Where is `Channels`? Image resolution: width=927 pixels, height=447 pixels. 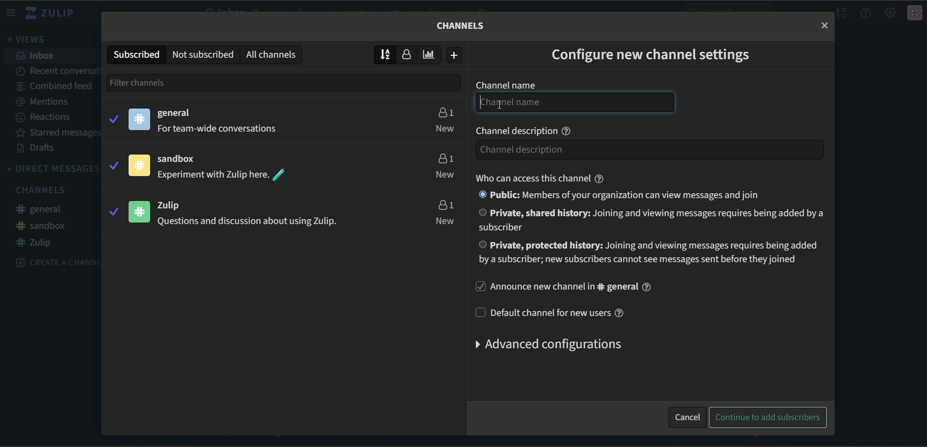
Channels is located at coordinates (462, 25).